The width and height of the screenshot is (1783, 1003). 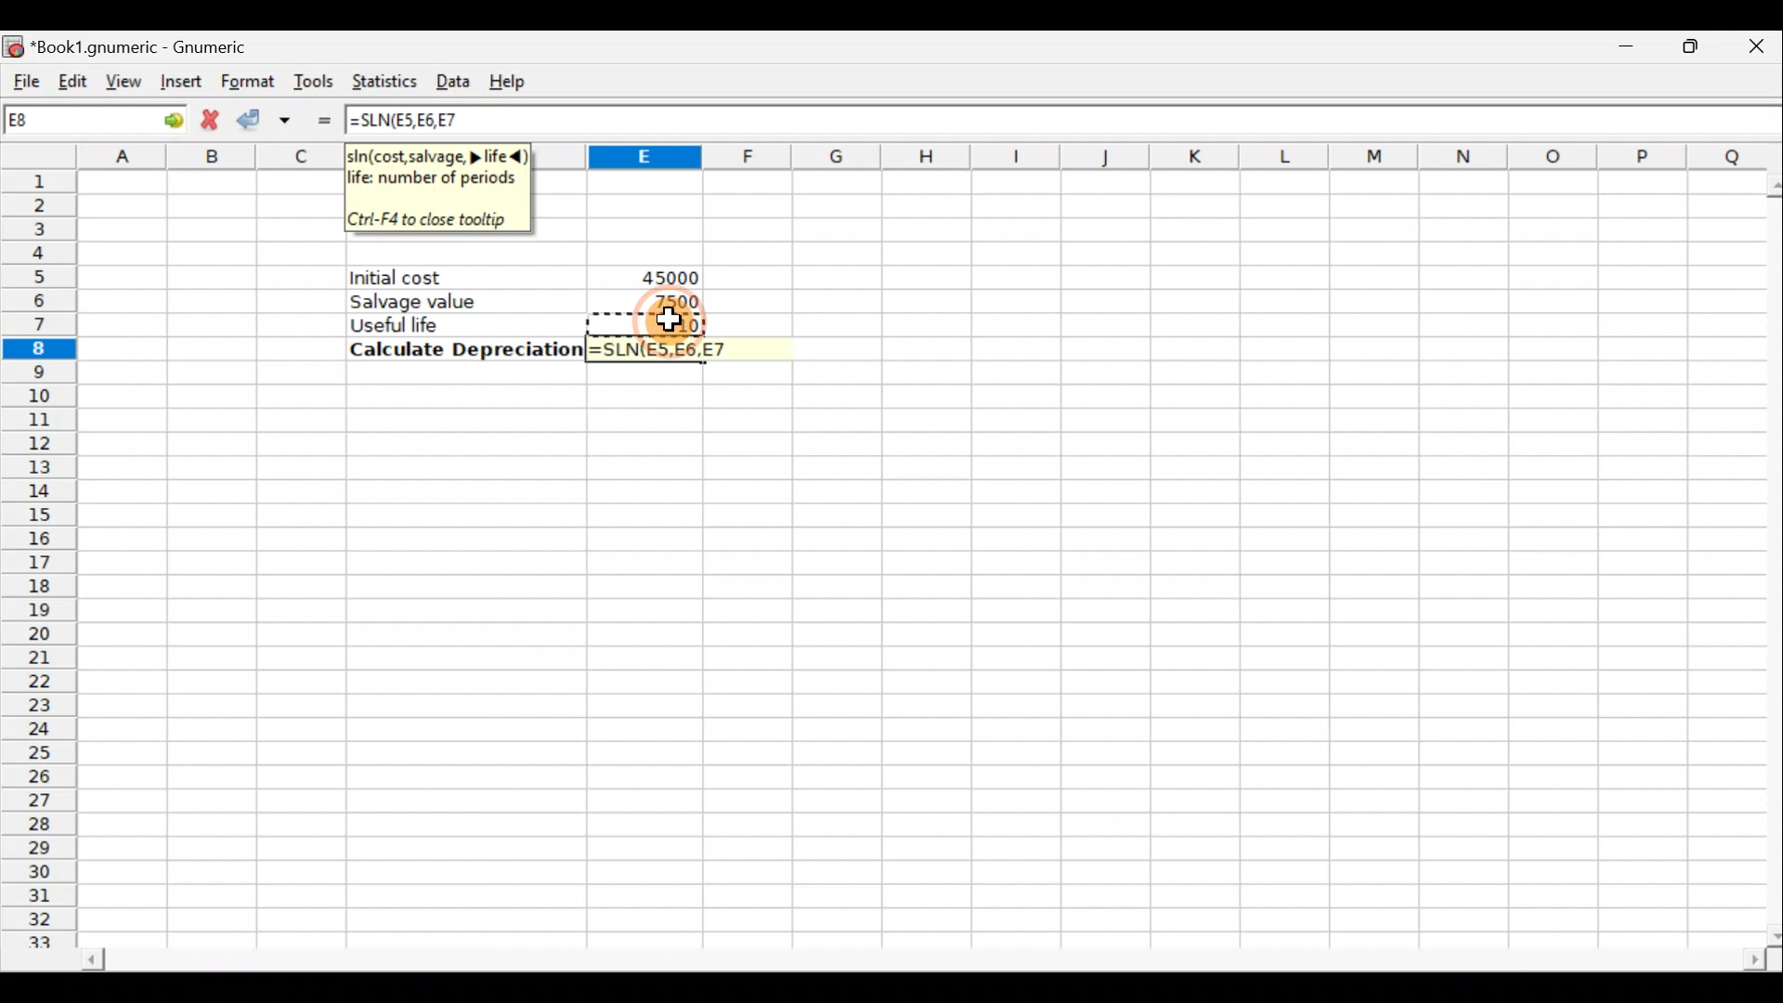 I want to click on Maximize, so click(x=1681, y=50).